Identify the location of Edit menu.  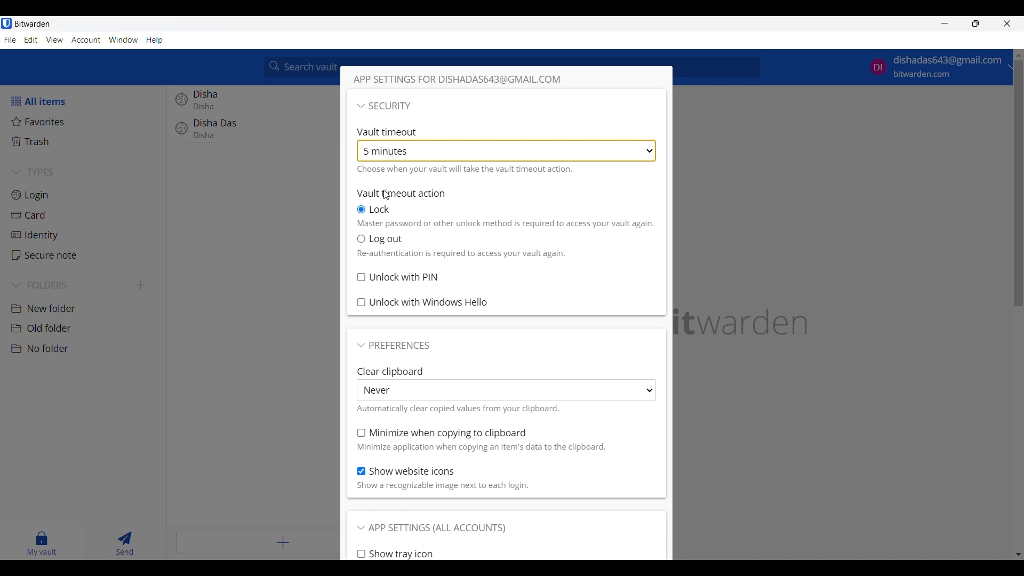
(31, 39).